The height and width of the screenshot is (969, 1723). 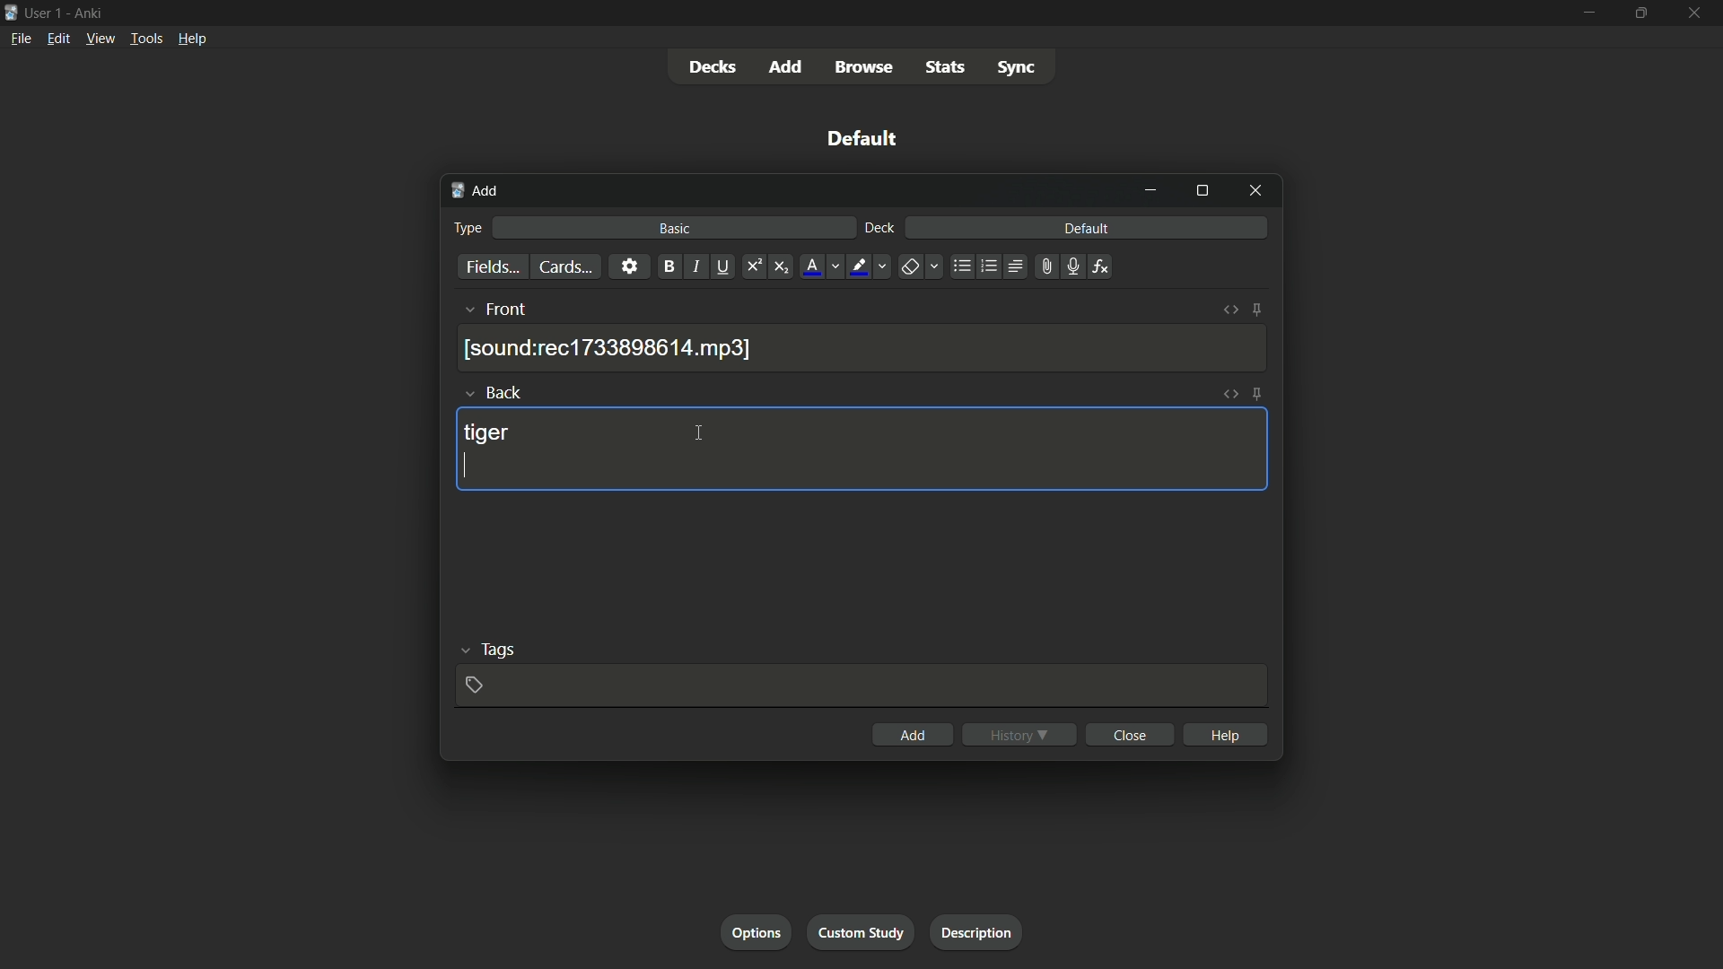 What do you see at coordinates (699, 434) in the screenshot?
I see `cursor` at bounding box center [699, 434].